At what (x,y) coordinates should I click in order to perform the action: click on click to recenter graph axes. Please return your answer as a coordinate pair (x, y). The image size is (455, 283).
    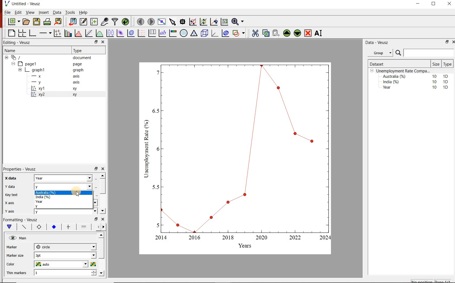
    Looking at the image, I should click on (214, 21).